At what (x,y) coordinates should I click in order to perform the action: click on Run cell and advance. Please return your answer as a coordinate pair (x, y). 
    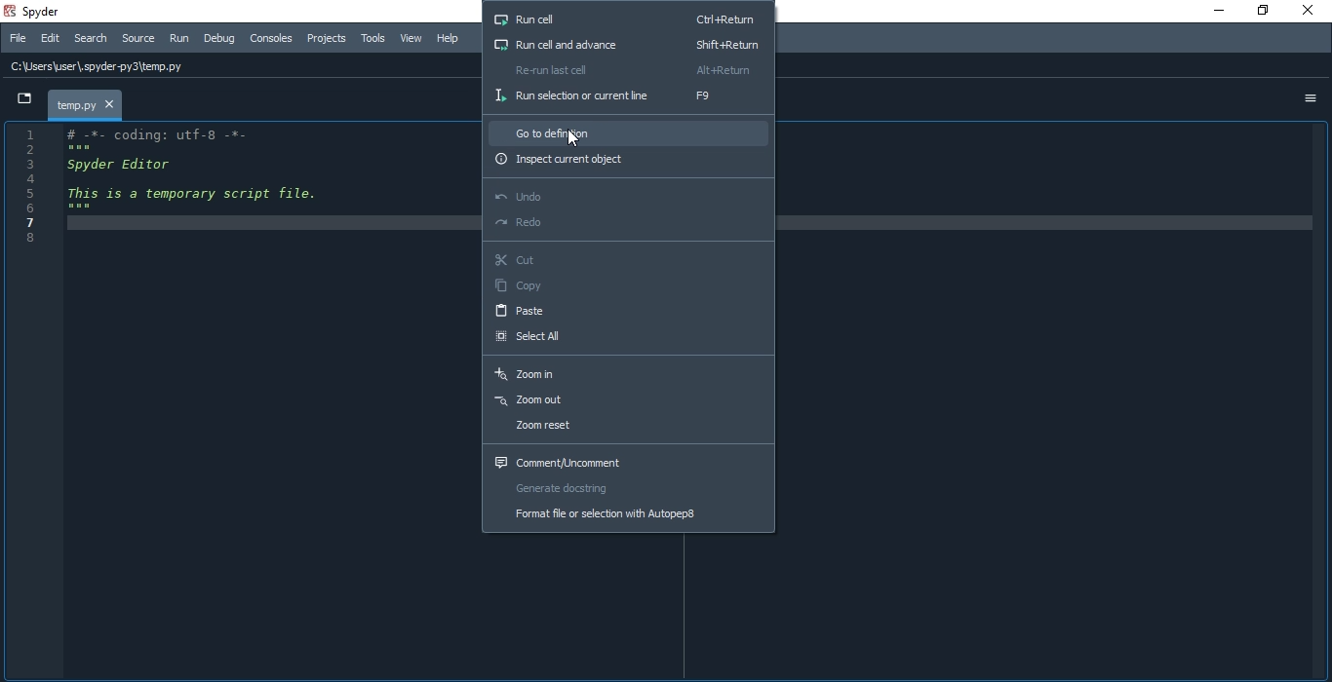
    Looking at the image, I should click on (628, 42).